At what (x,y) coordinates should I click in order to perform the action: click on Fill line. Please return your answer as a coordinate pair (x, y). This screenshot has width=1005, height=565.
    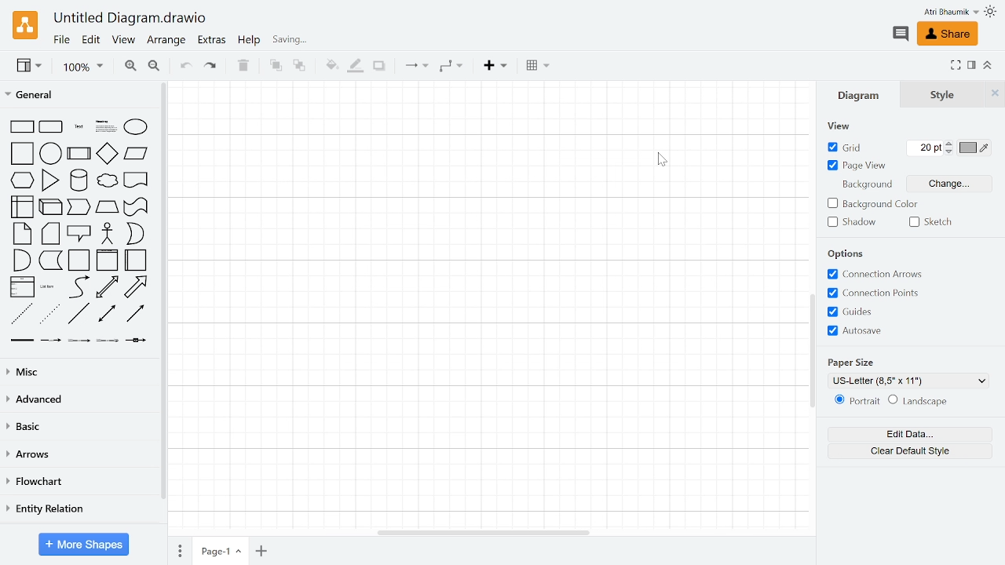
    Looking at the image, I should click on (355, 67).